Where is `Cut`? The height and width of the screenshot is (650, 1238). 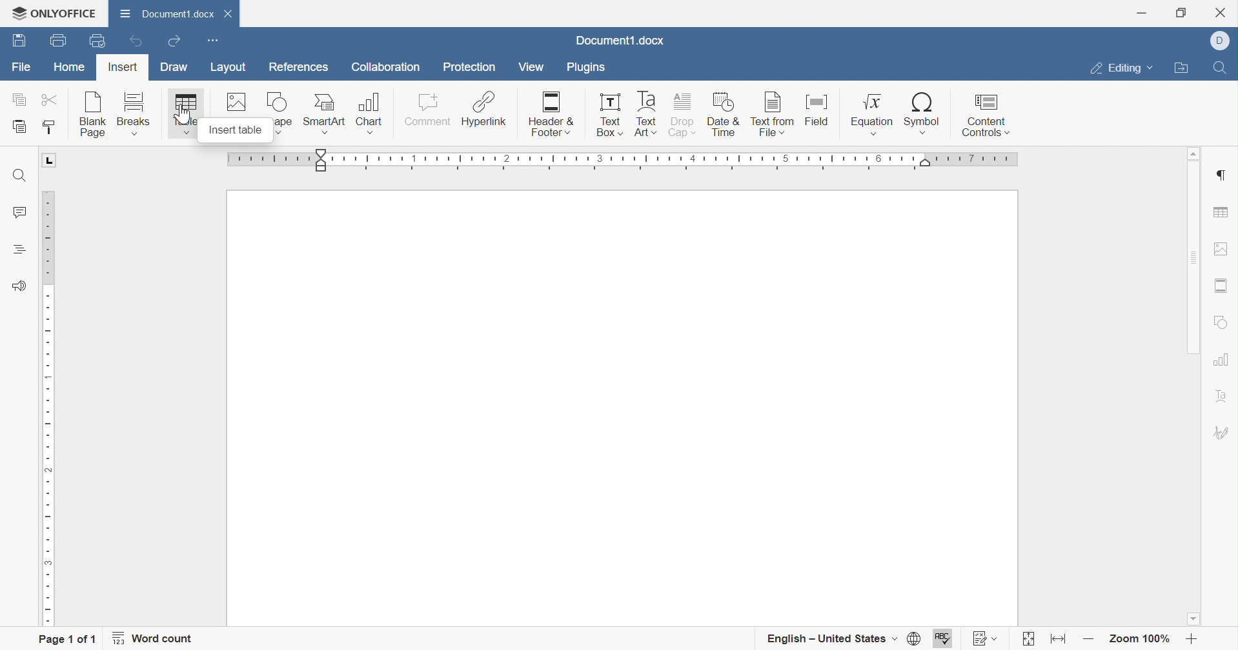
Cut is located at coordinates (51, 99).